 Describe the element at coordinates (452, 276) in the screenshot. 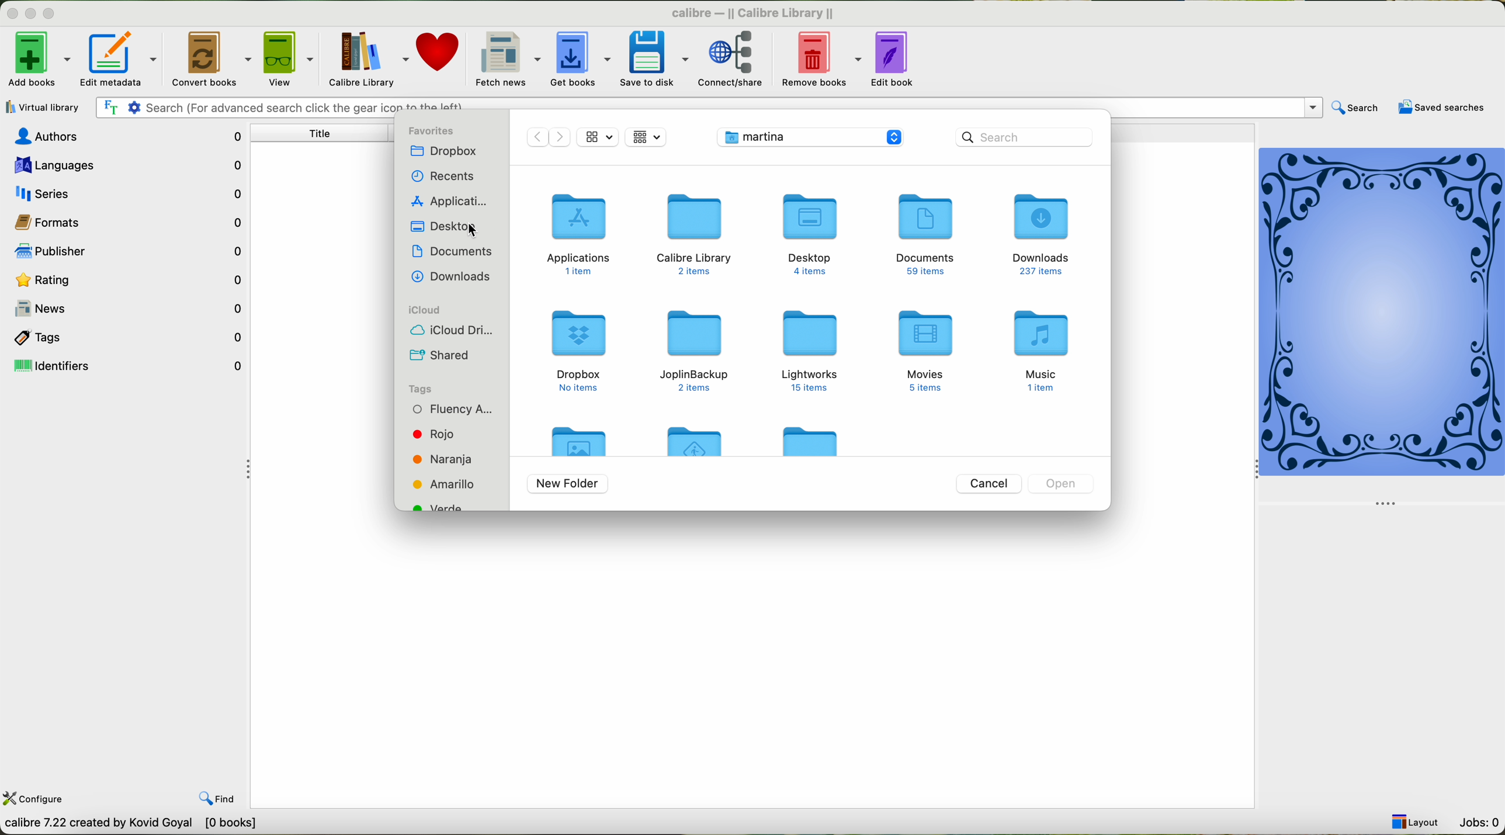

I see `downloads` at that location.